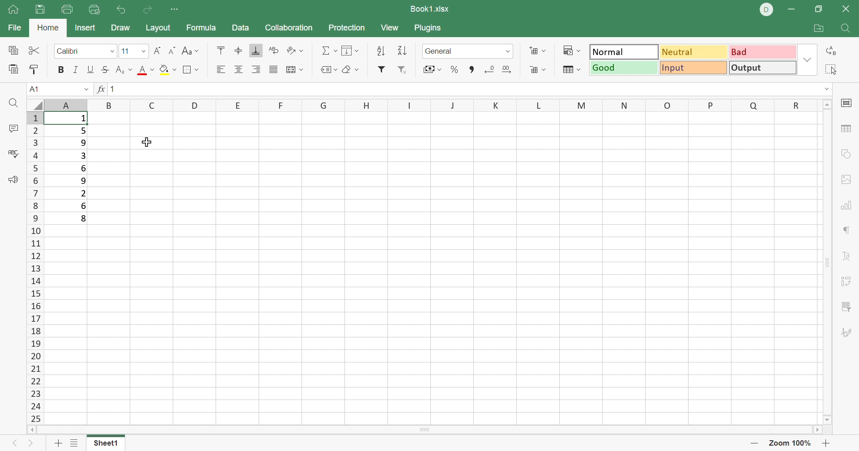 Image resolution: width=859 pixels, height=451 pixels. I want to click on Align bottom, so click(254, 50).